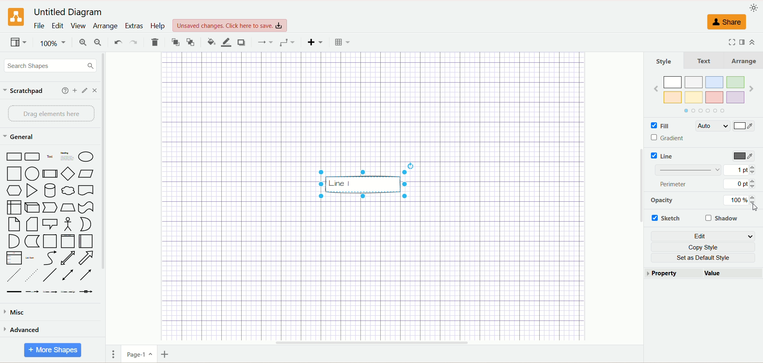  What do you see at coordinates (31, 191) in the screenshot?
I see `Triangle` at bounding box center [31, 191].